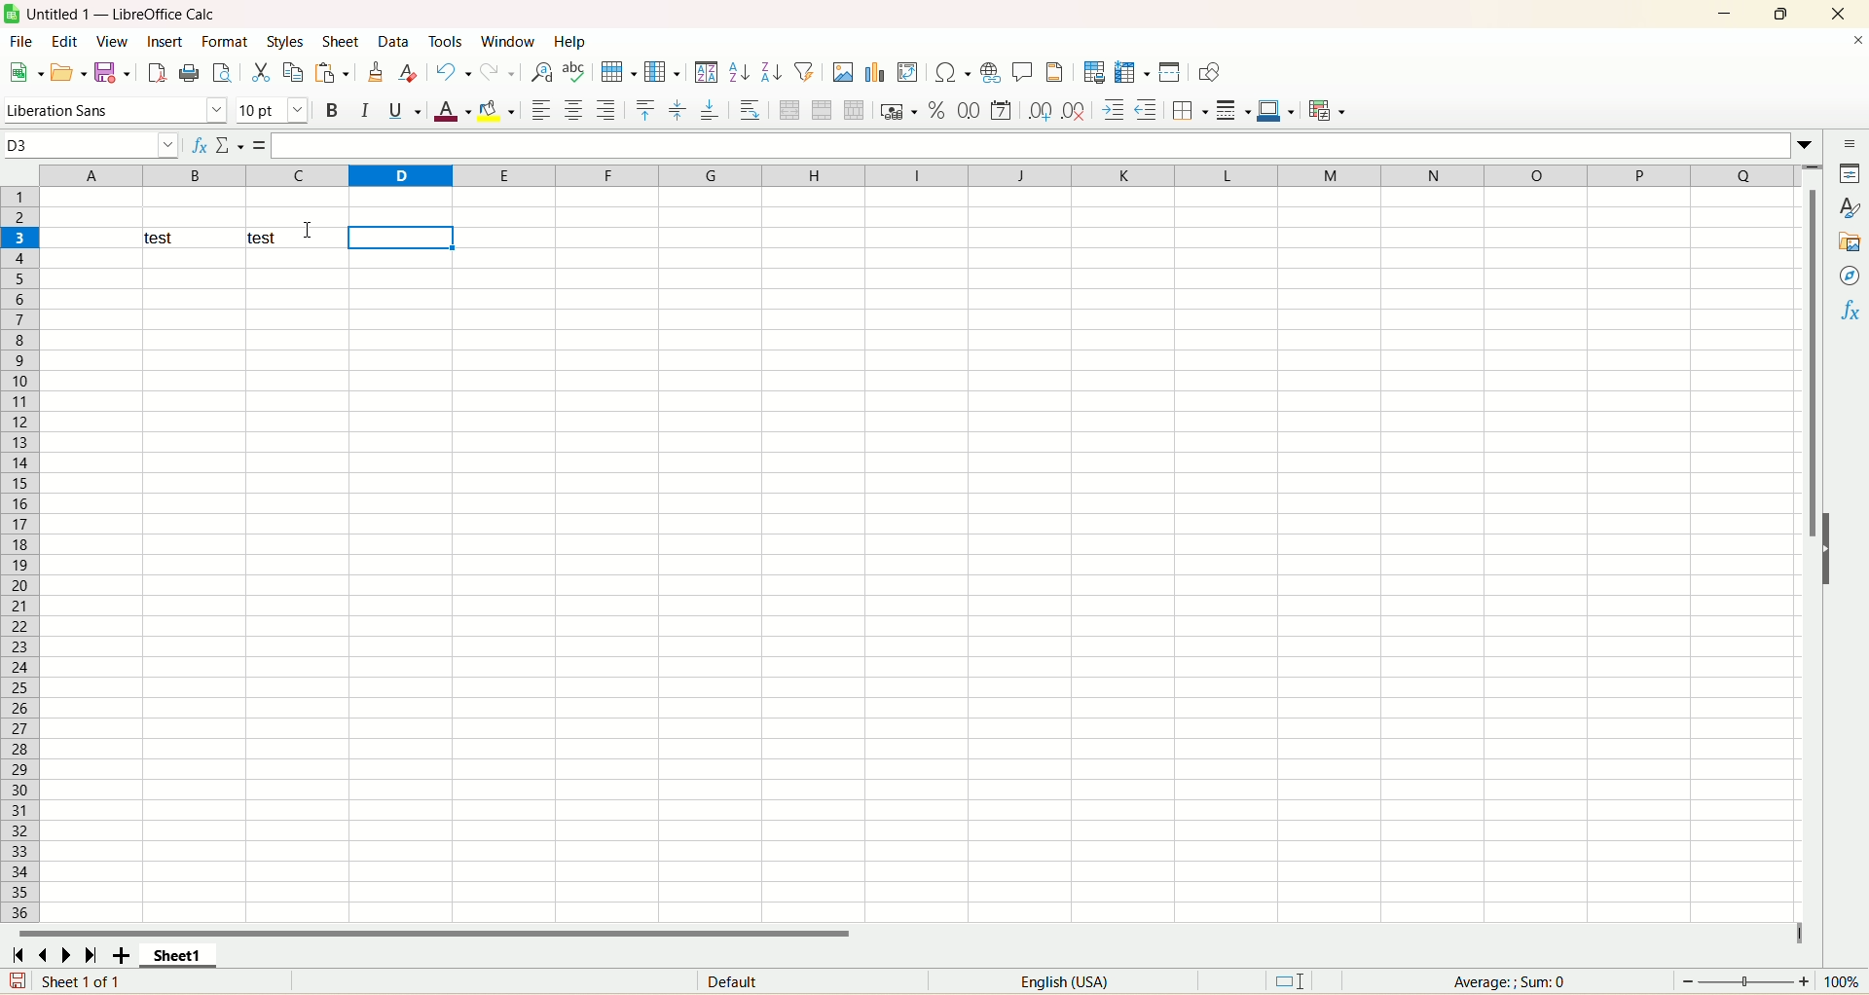 This screenshot has width=1869, height=995. Describe the element at coordinates (40, 954) in the screenshot. I see `previous sheet` at that location.